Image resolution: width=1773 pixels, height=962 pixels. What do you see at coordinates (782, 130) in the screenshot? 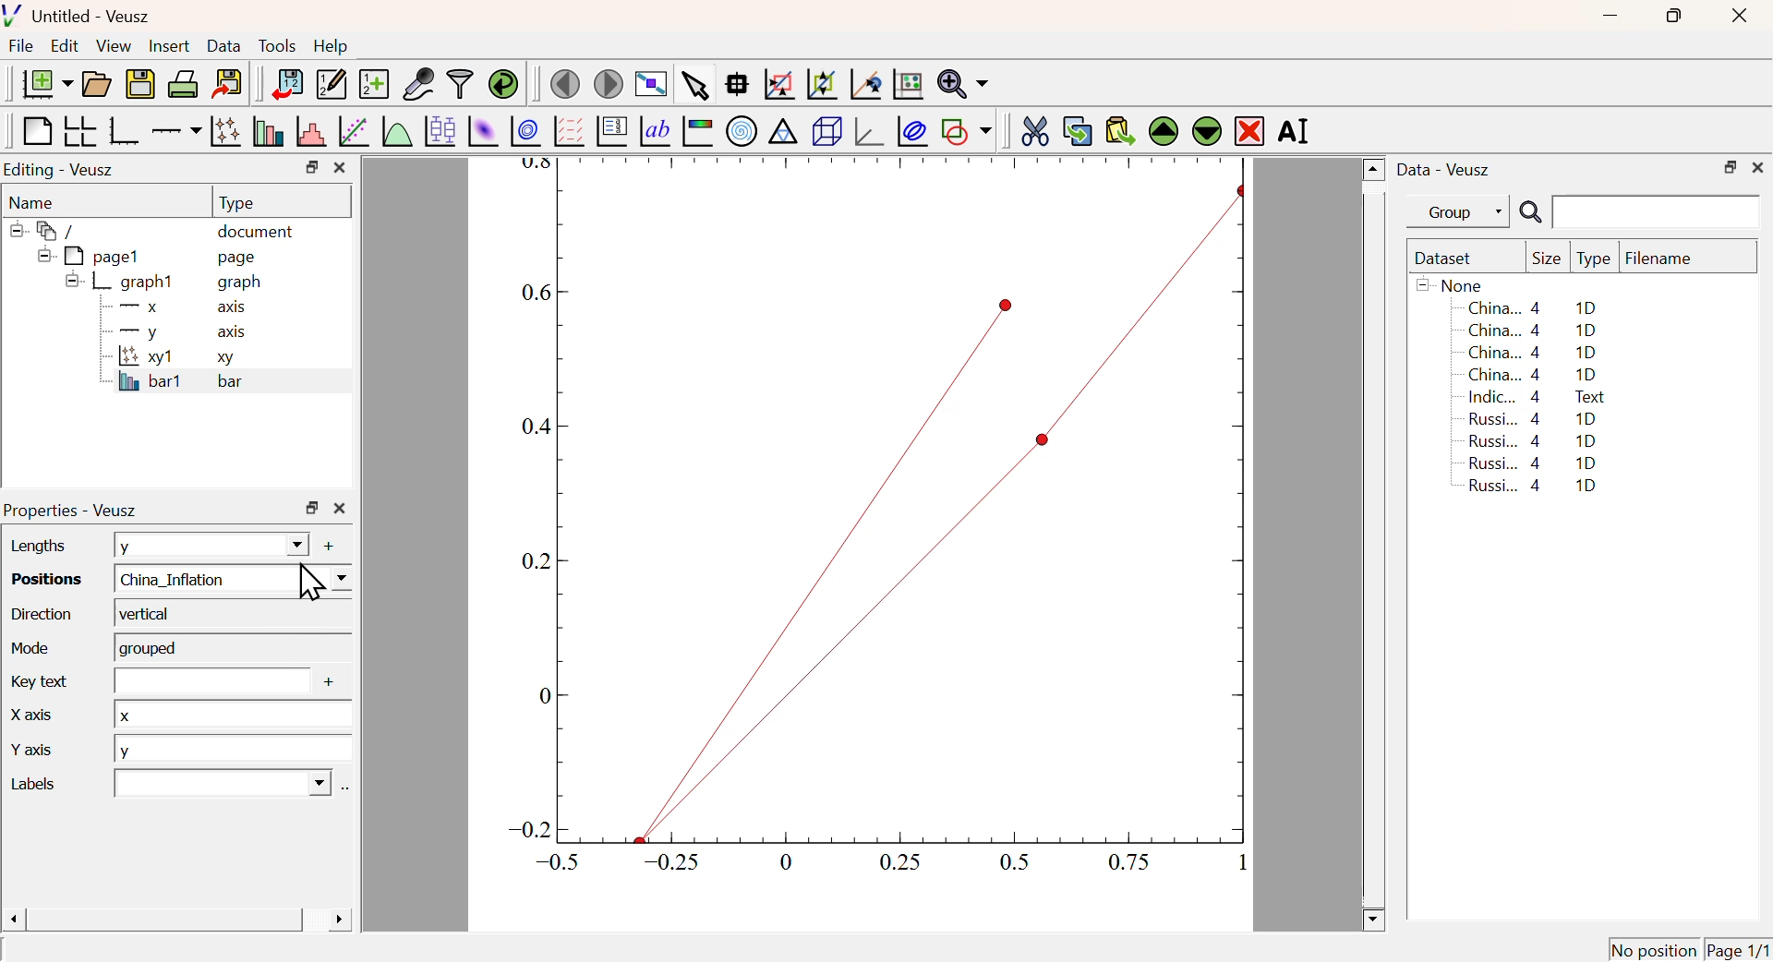
I see `Ternary Graph` at bounding box center [782, 130].